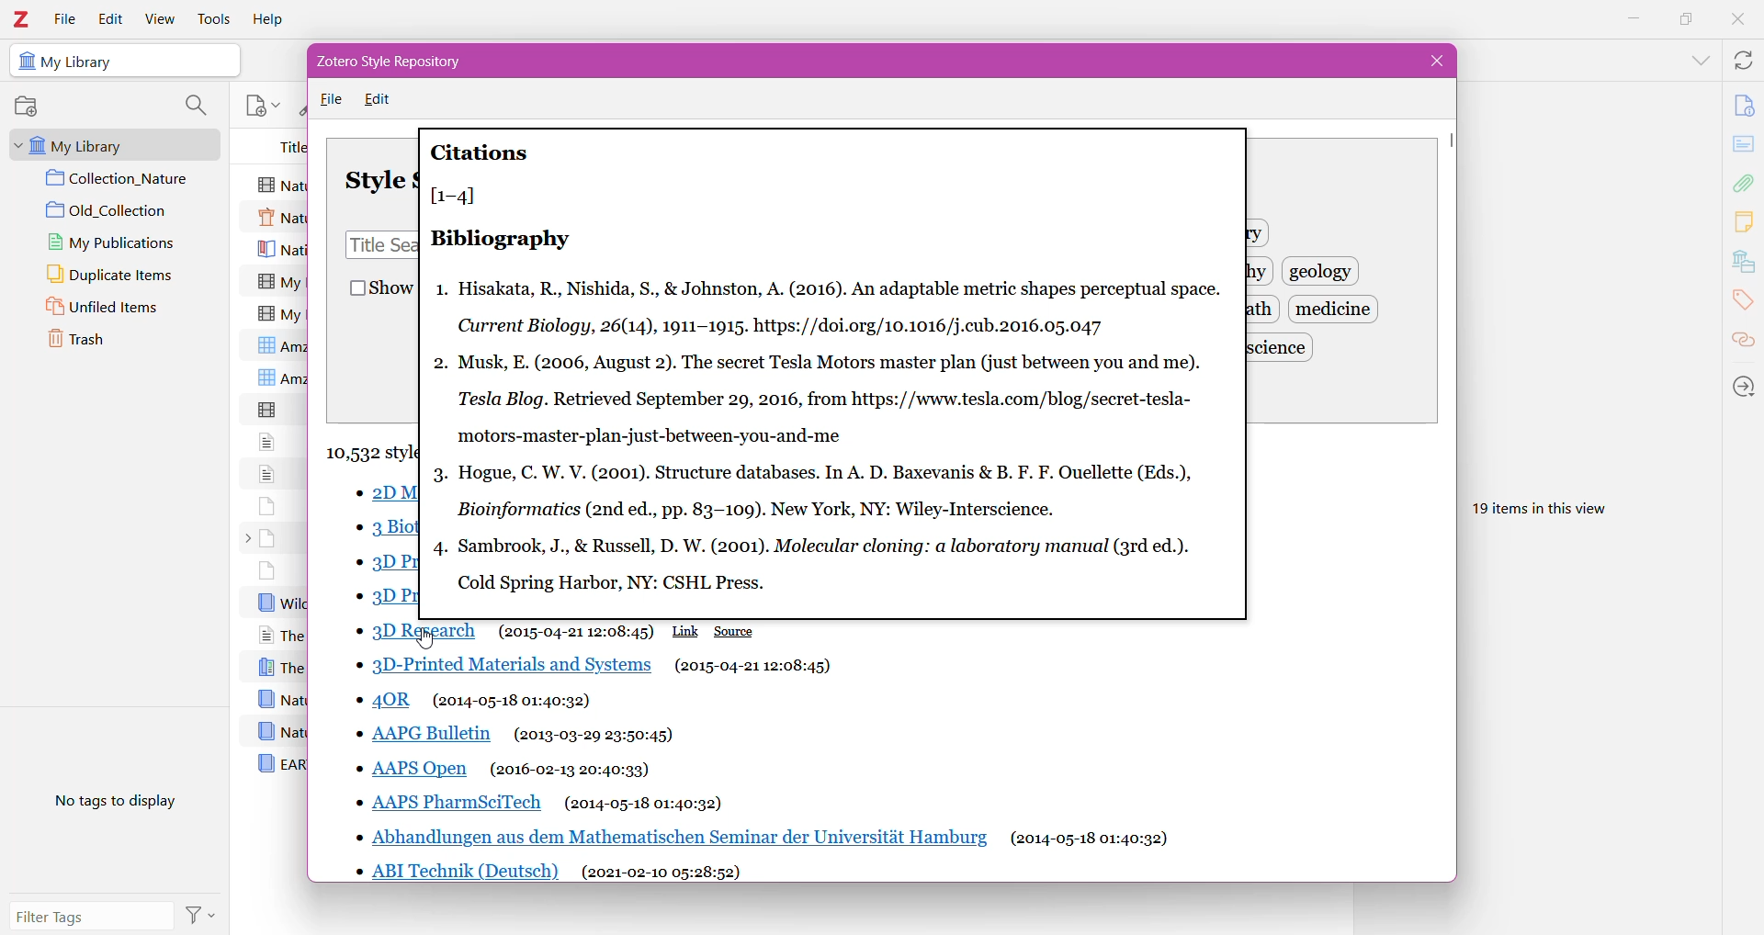  Describe the element at coordinates (736, 631) in the screenshot. I see `Source` at that location.